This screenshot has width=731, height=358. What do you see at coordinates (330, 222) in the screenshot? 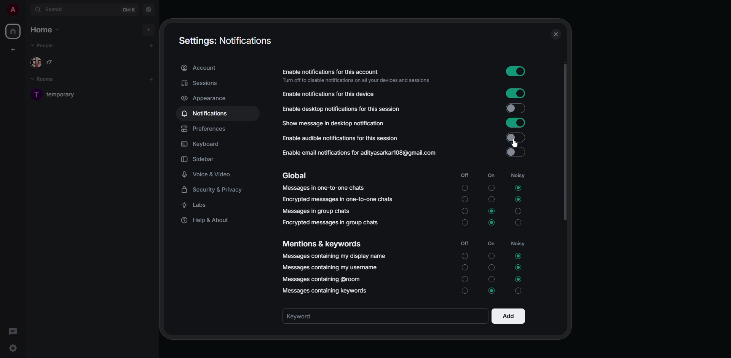
I see `encrypted messages in group chat` at bounding box center [330, 222].